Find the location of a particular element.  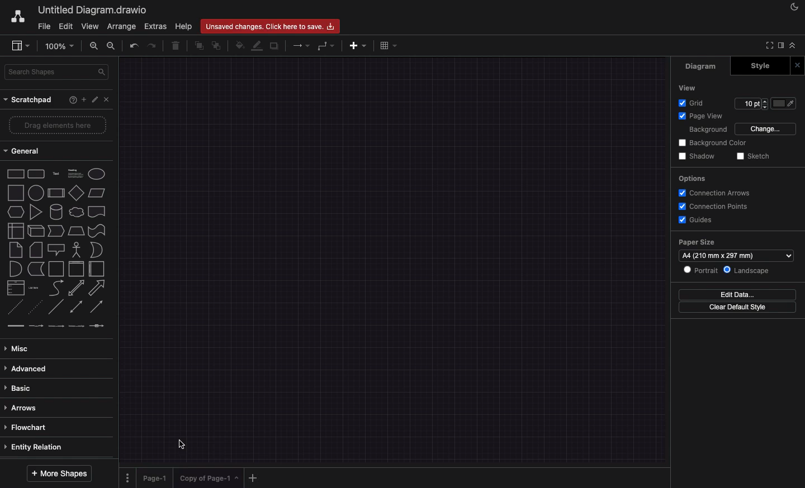

landscape is located at coordinates (746, 271).